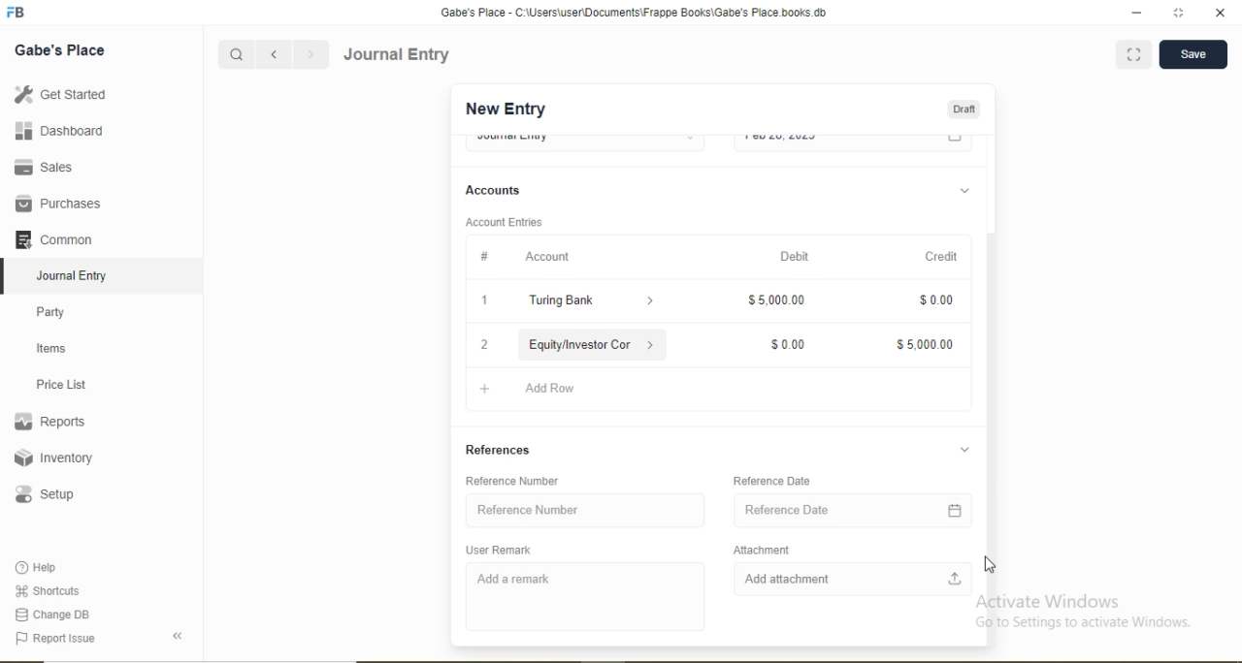 This screenshot has width=1242, height=663. I want to click on Accounts, so click(493, 190).